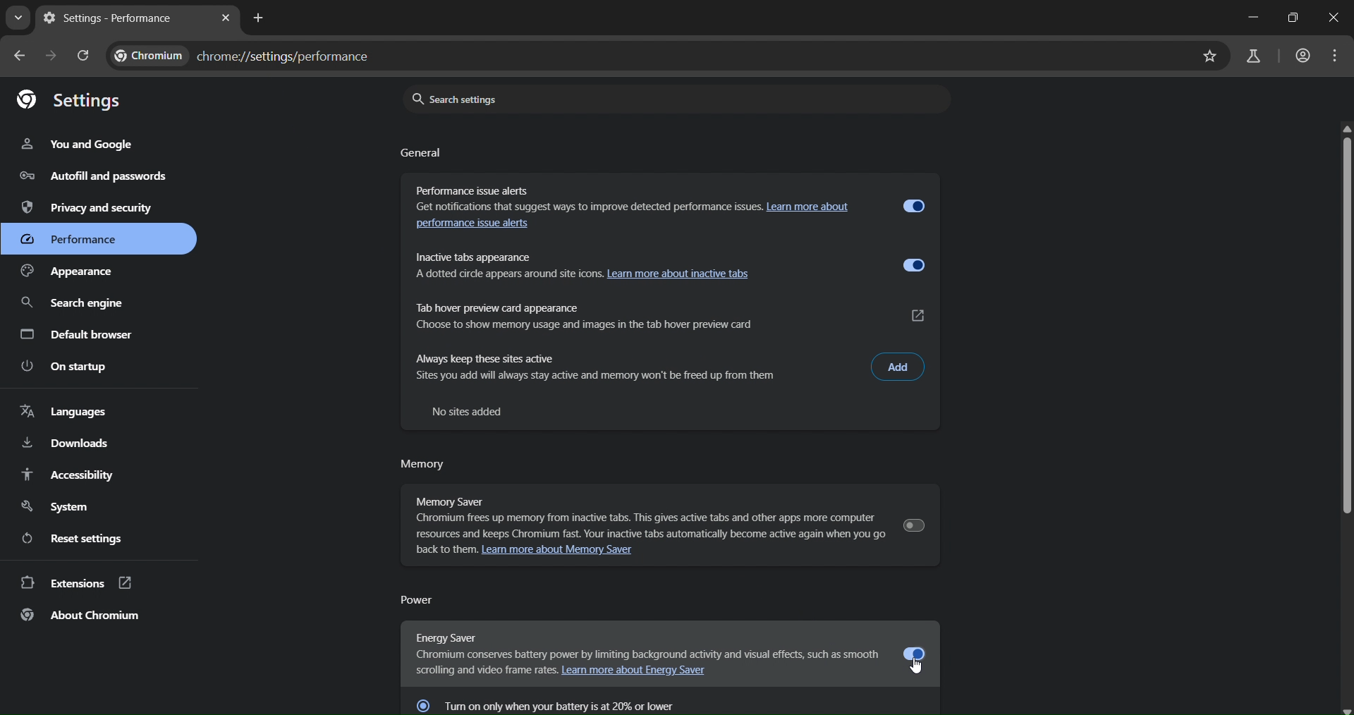  I want to click on add, so click(898, 366).